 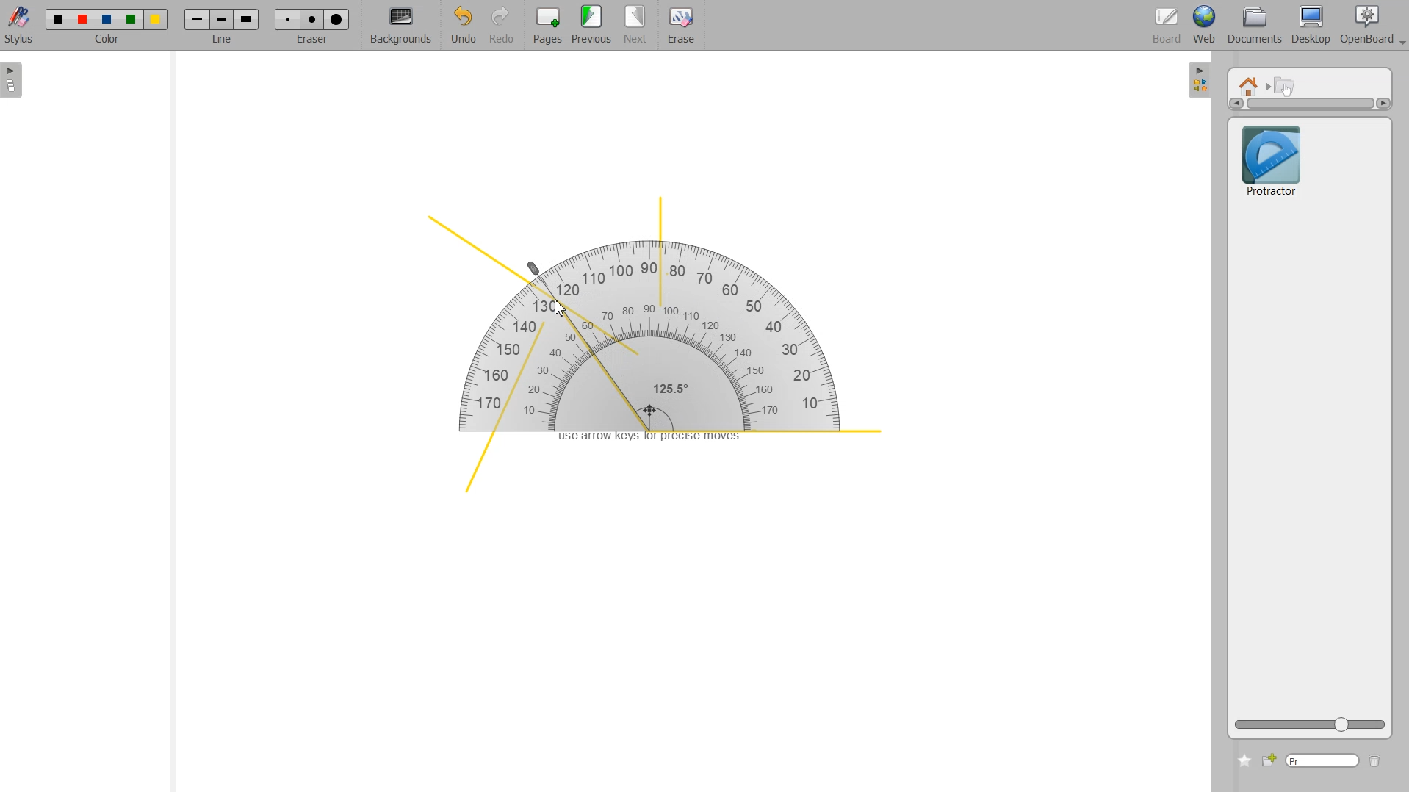 I want to click on Vertical scrollbar, so click(x=1310, y=104).